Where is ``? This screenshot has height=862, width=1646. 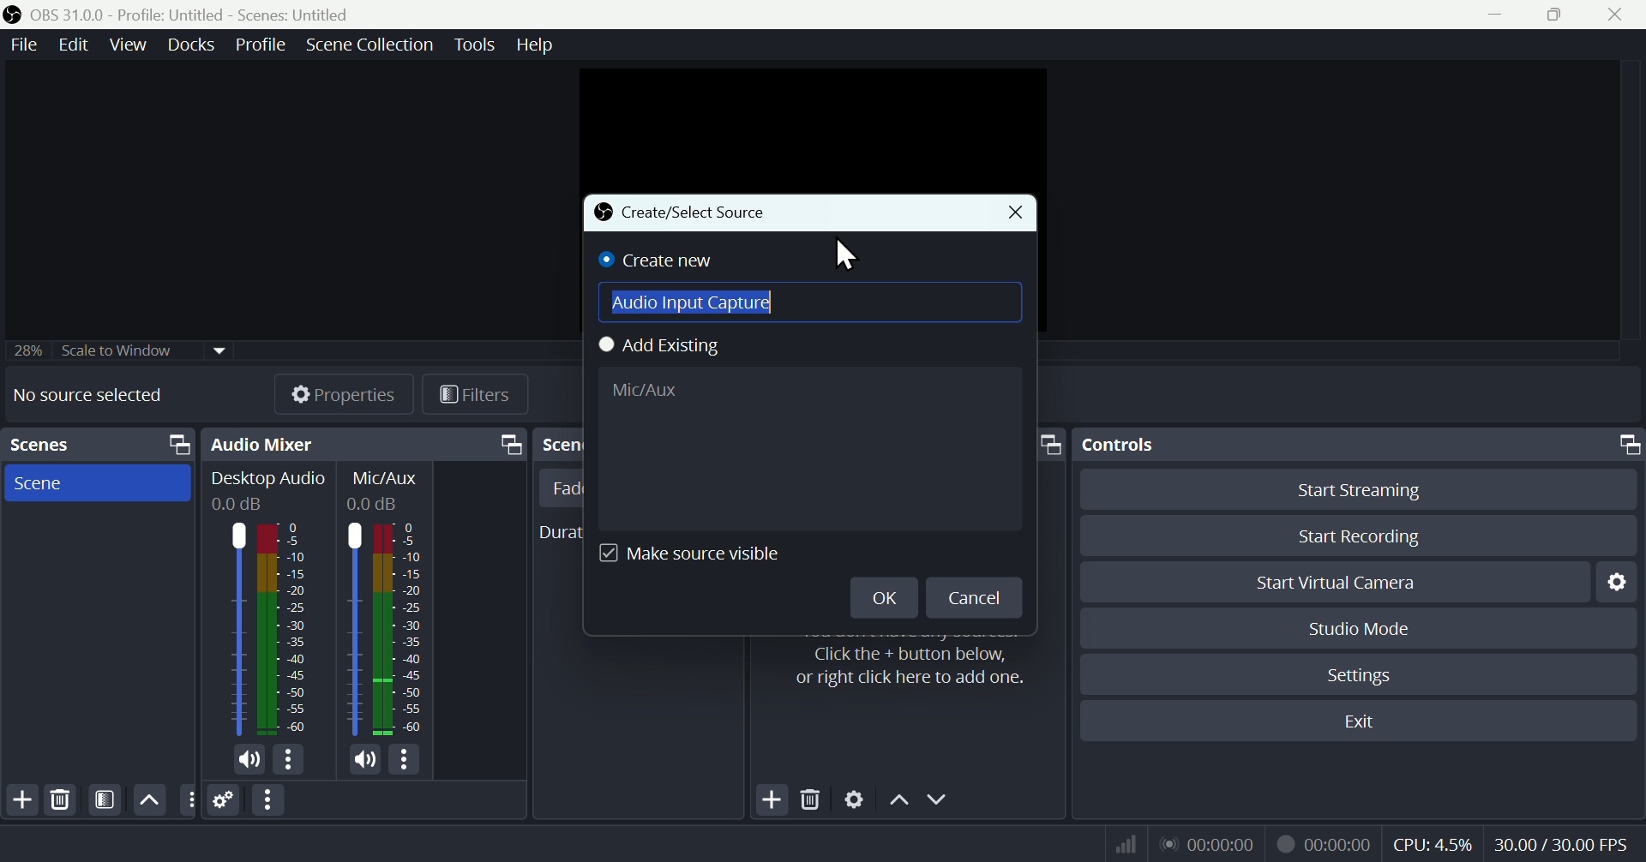  is located at coordinates (188, 800).